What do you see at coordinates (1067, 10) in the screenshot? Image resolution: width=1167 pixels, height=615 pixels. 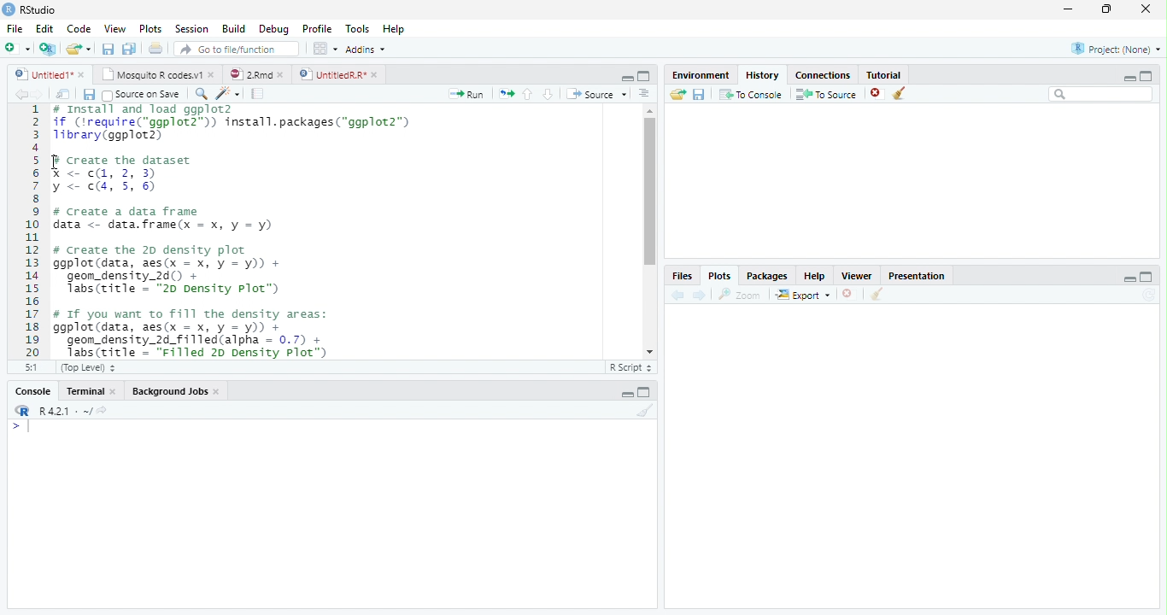 I see `minimize` at bounding box center [1067, 10].